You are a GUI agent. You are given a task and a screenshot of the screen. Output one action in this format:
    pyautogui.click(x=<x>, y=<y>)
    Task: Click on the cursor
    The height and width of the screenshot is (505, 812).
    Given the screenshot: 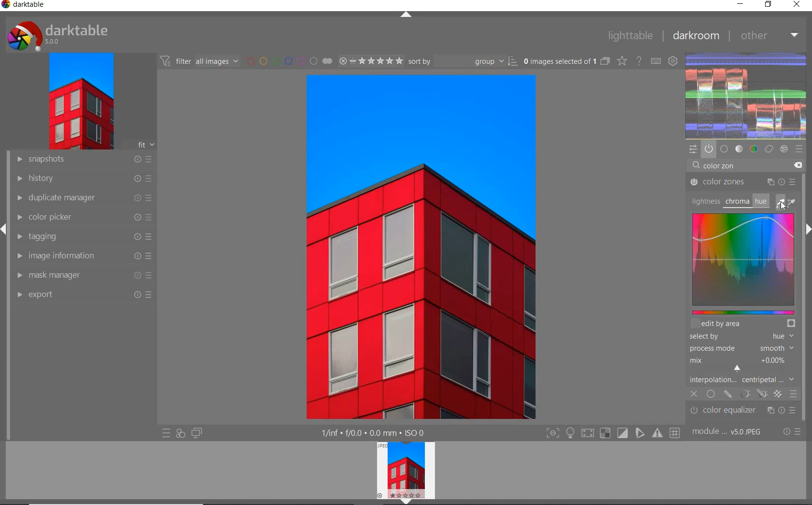 What is the action you would take?
    pyautogui.click(x=739, y=368)
    